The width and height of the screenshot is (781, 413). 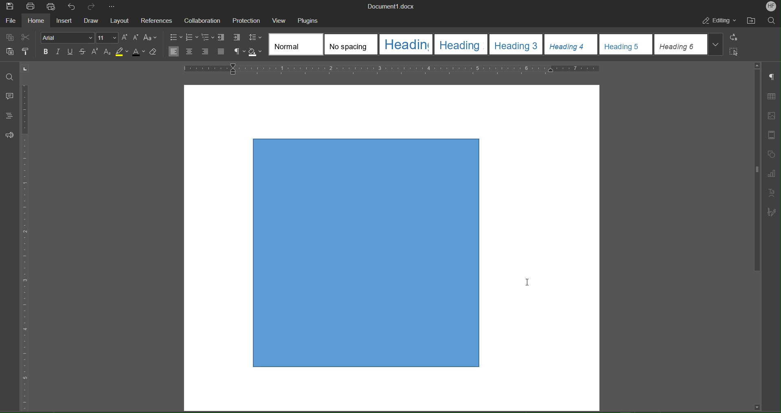 What do you see at coordinates (735, 38) in the screenshot?
I see `Replace` at bounding box center [735, 38].